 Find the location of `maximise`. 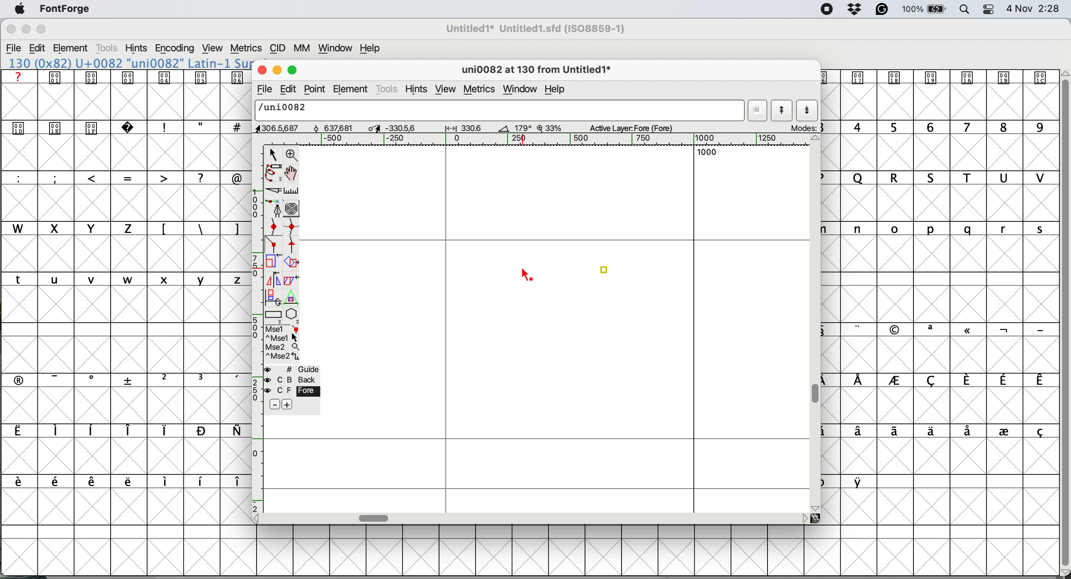

maximise is located at coordinates (294, 68).